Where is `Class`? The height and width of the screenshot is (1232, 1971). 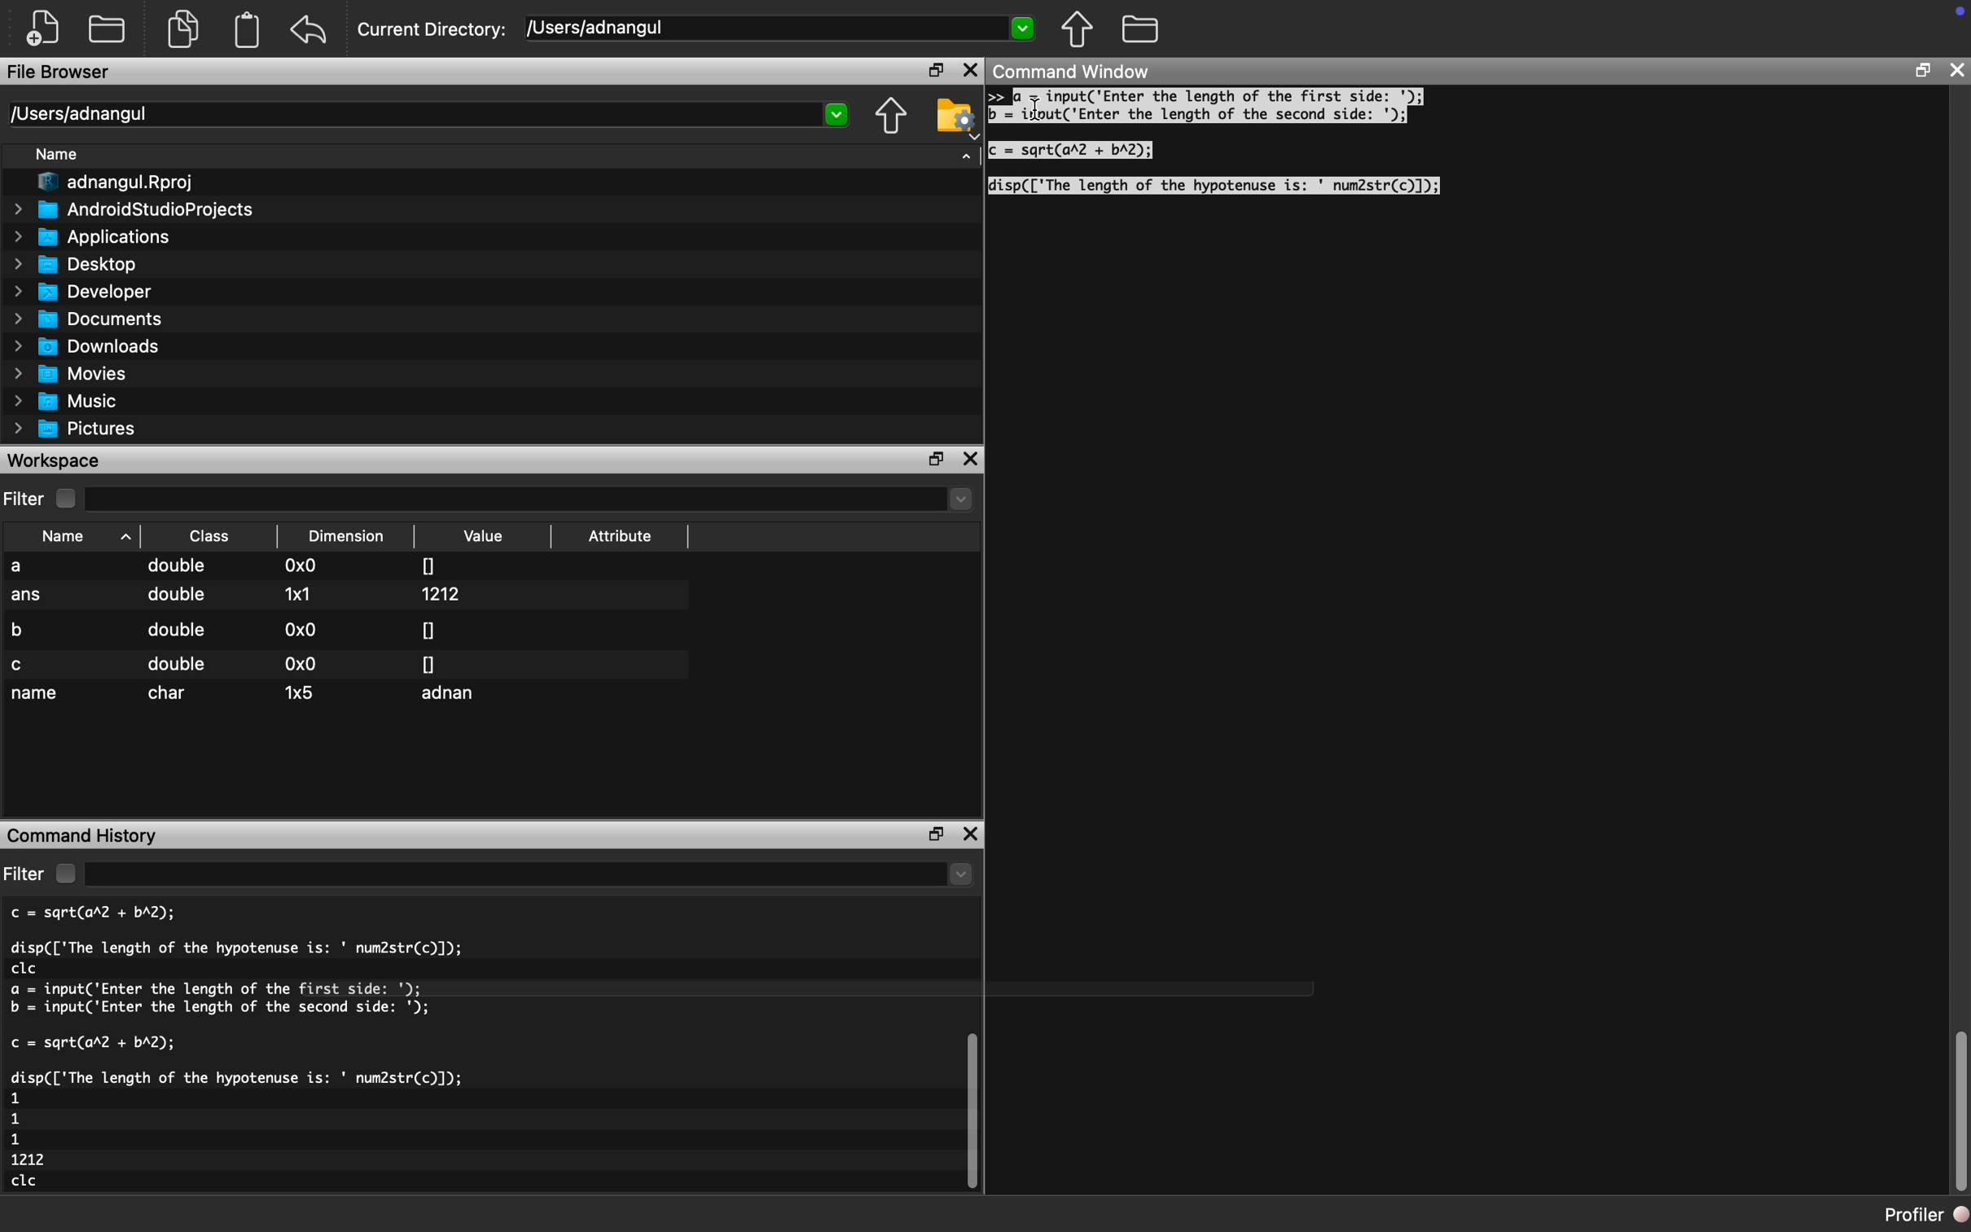 Class is located at coordinates (210, 535).